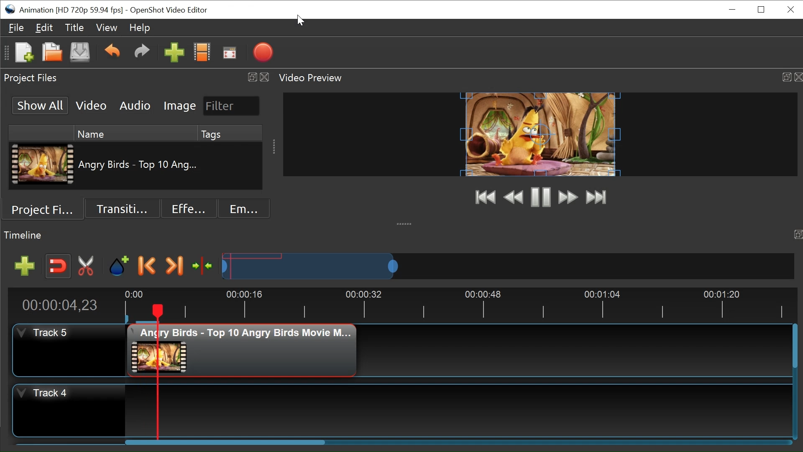 This screenshot has width=803, height=452. What do you see at coordinates (57, 266) in the screenshot?
I see `Snap` at bounding box center [57, 266].